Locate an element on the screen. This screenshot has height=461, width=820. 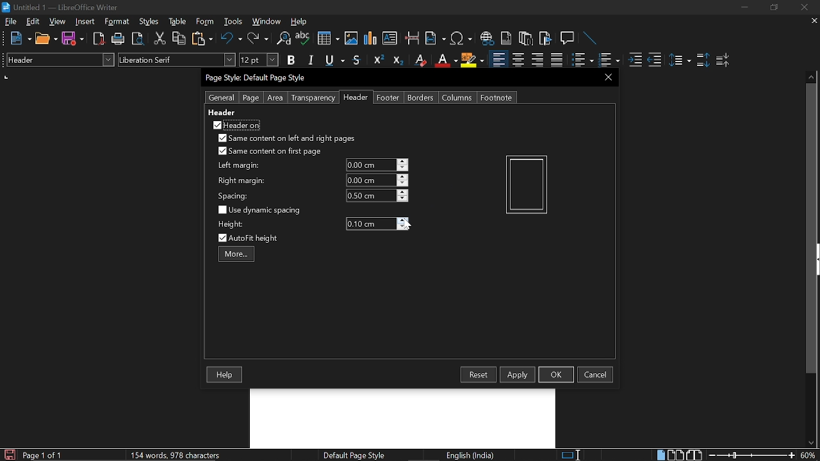
Set line spacing is located at coordinates (679, 60).